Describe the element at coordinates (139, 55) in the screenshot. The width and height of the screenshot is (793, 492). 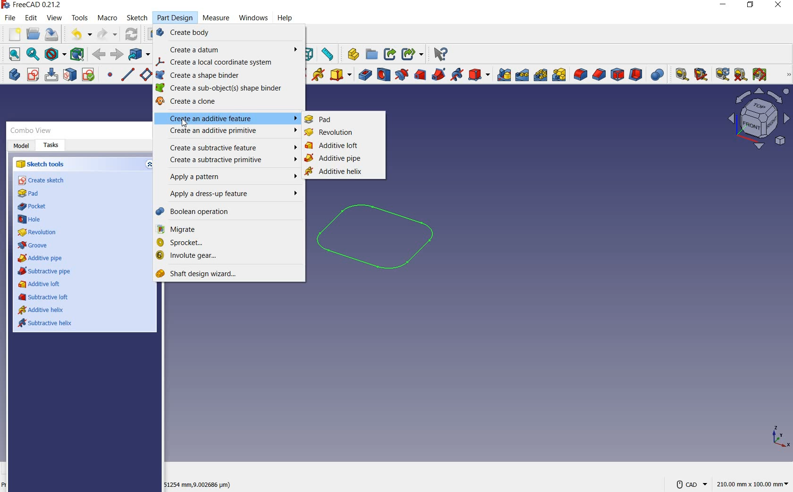
I see `go to linked object` at that location.